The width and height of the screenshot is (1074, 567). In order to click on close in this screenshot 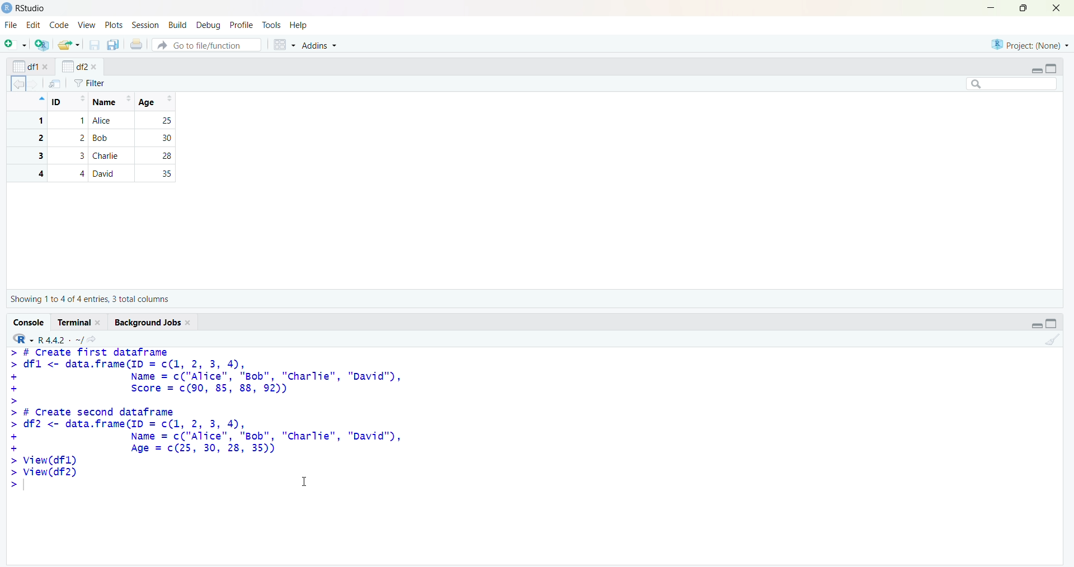, I will do `click(1057, 8)`.